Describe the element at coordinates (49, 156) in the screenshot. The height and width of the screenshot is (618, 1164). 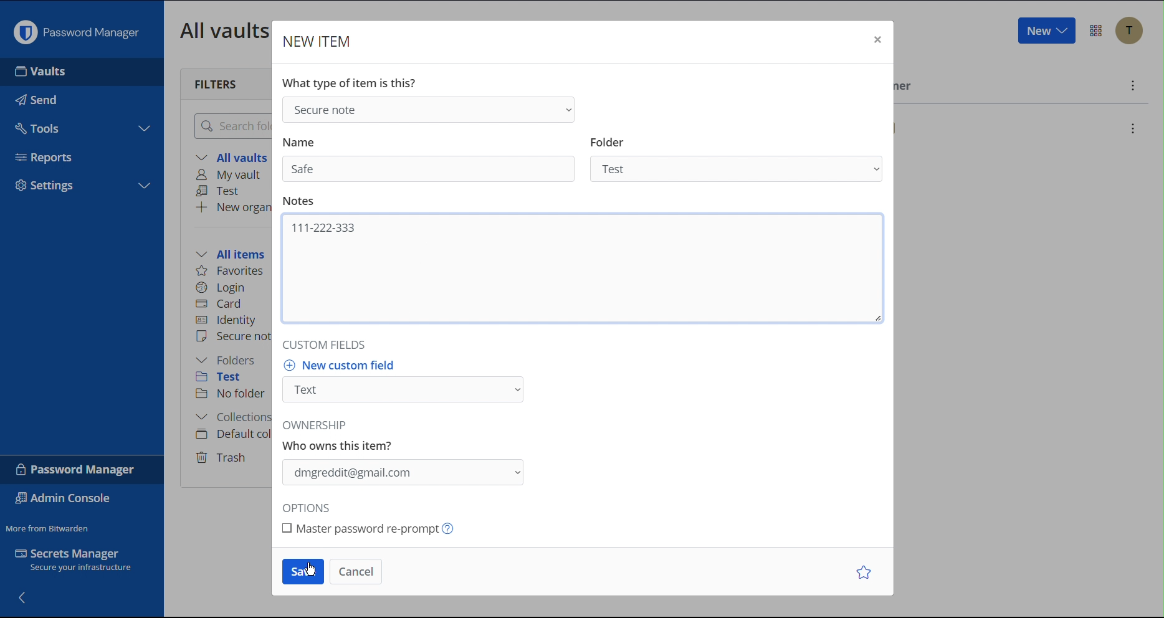
I see `Reports` at that location.